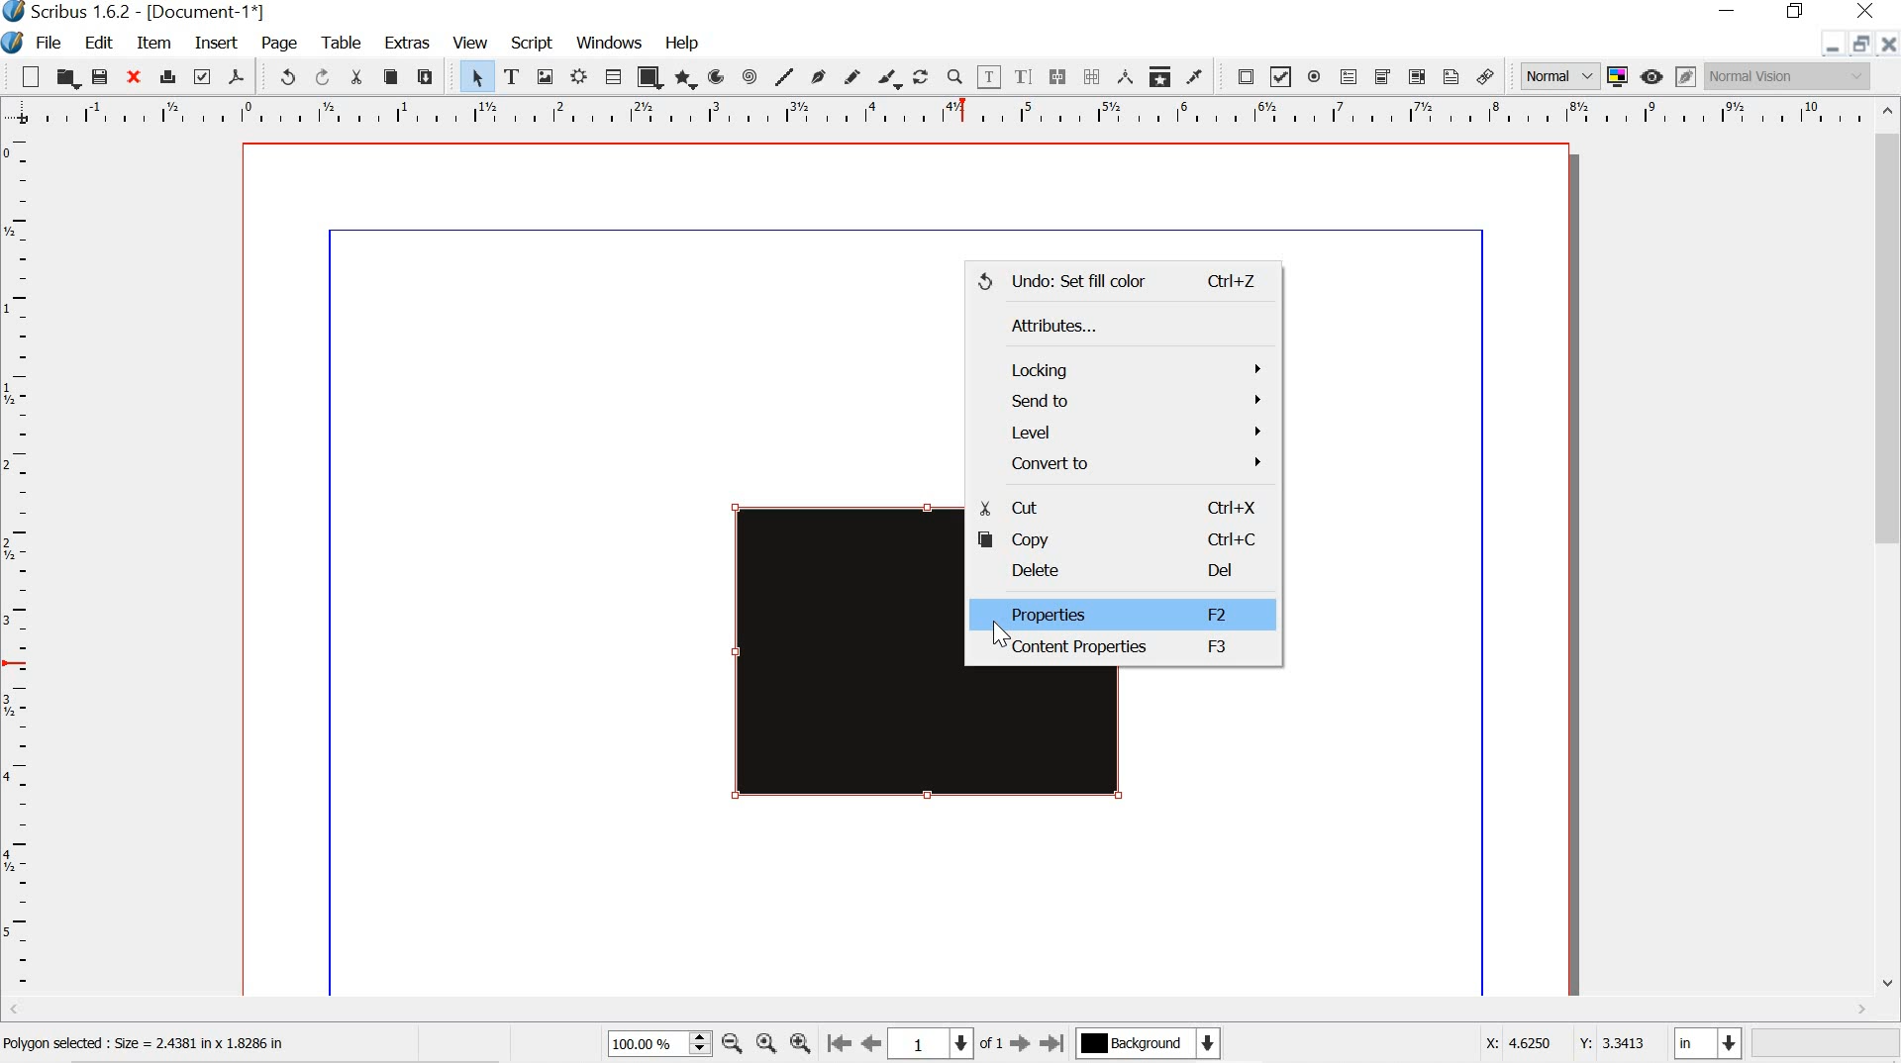 This screenshot has height=1063, width=1901. What do you see at coordinates (1057, 78) in the screenshot?
I see `link text frame` at bounding box center [1057, 78].